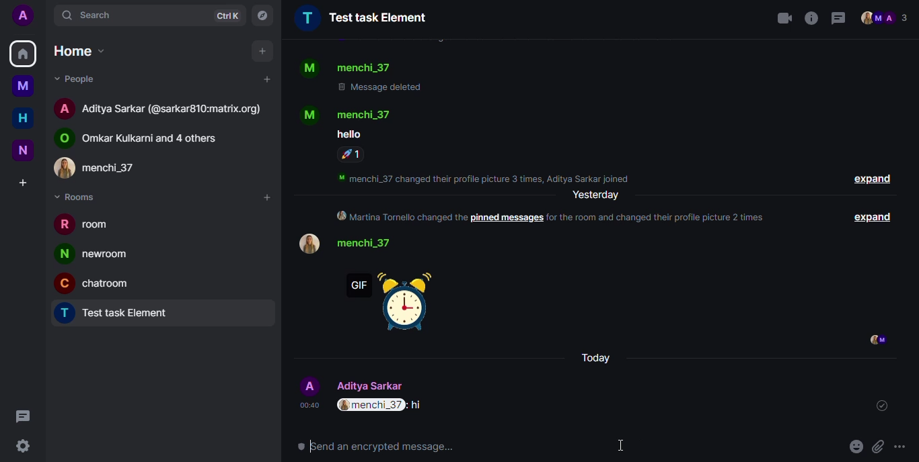  I want to click on chatroom, so click(98, 282).